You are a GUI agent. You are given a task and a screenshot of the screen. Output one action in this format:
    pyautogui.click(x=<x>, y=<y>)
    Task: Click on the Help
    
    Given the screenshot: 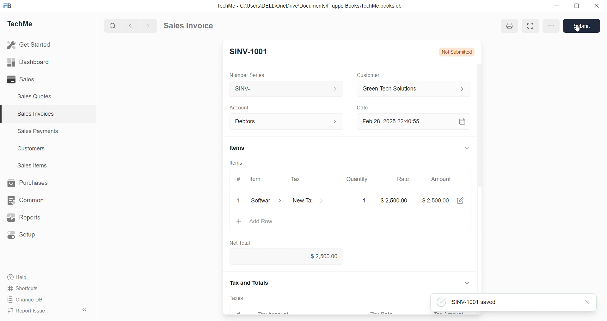 What is the action you would take?
    pyautogui.click(x=19, y=277)
    